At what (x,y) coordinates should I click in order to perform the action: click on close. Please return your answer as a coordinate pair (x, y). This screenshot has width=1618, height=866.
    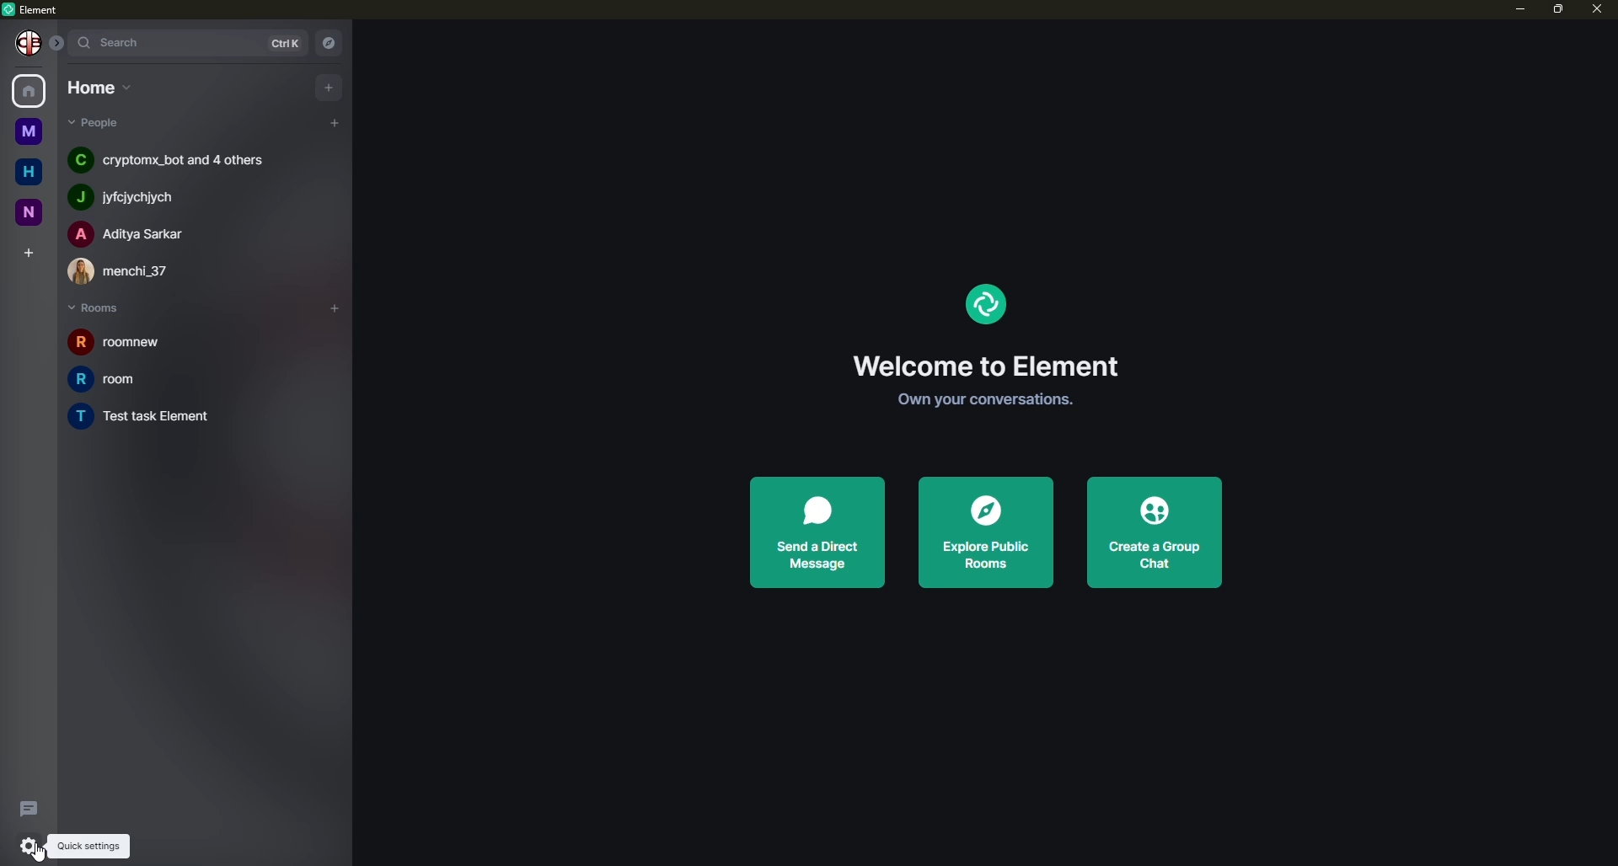
    Looking at the image, I should click on (1598, 9).